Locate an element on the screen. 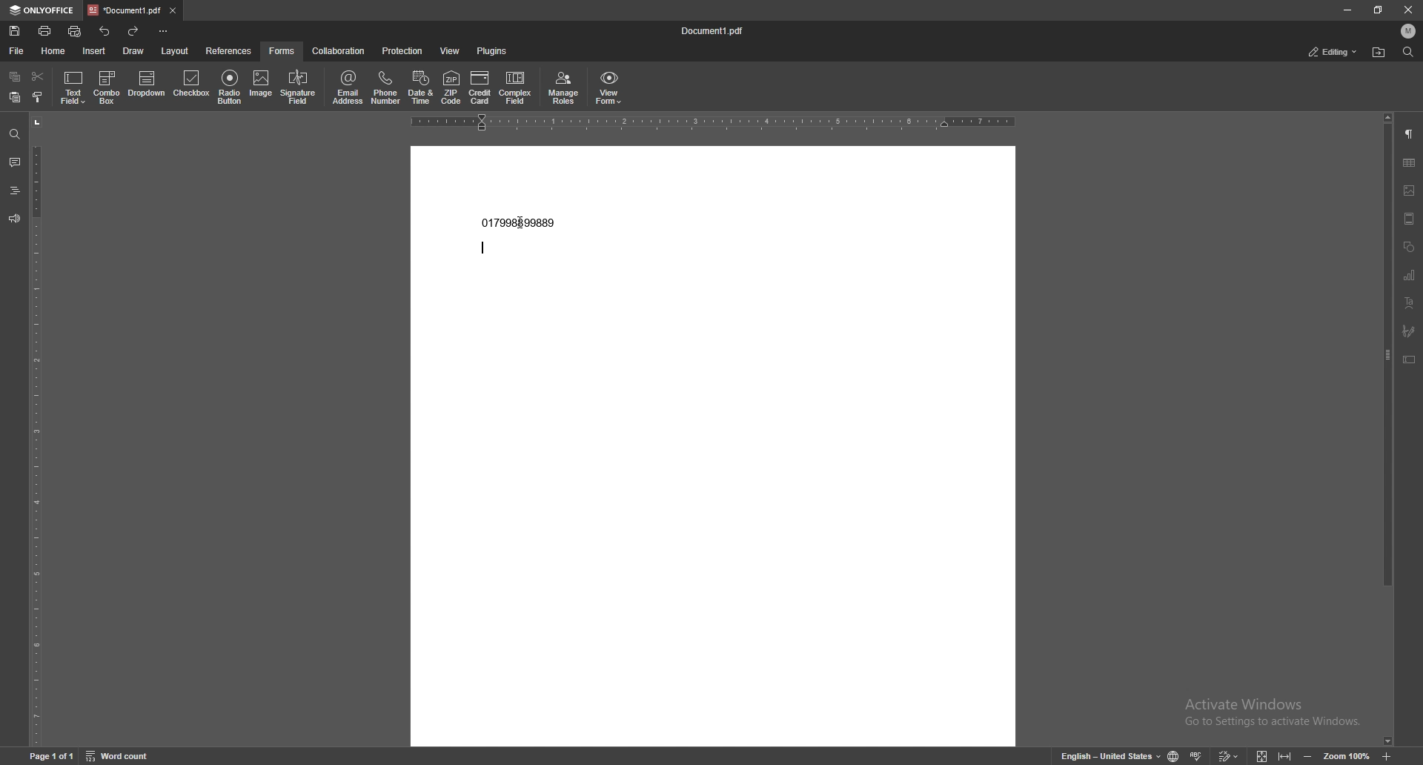 Image resolution: width=1423 pixels, height=765 pixels. find is located at coordinates (1409, 53).